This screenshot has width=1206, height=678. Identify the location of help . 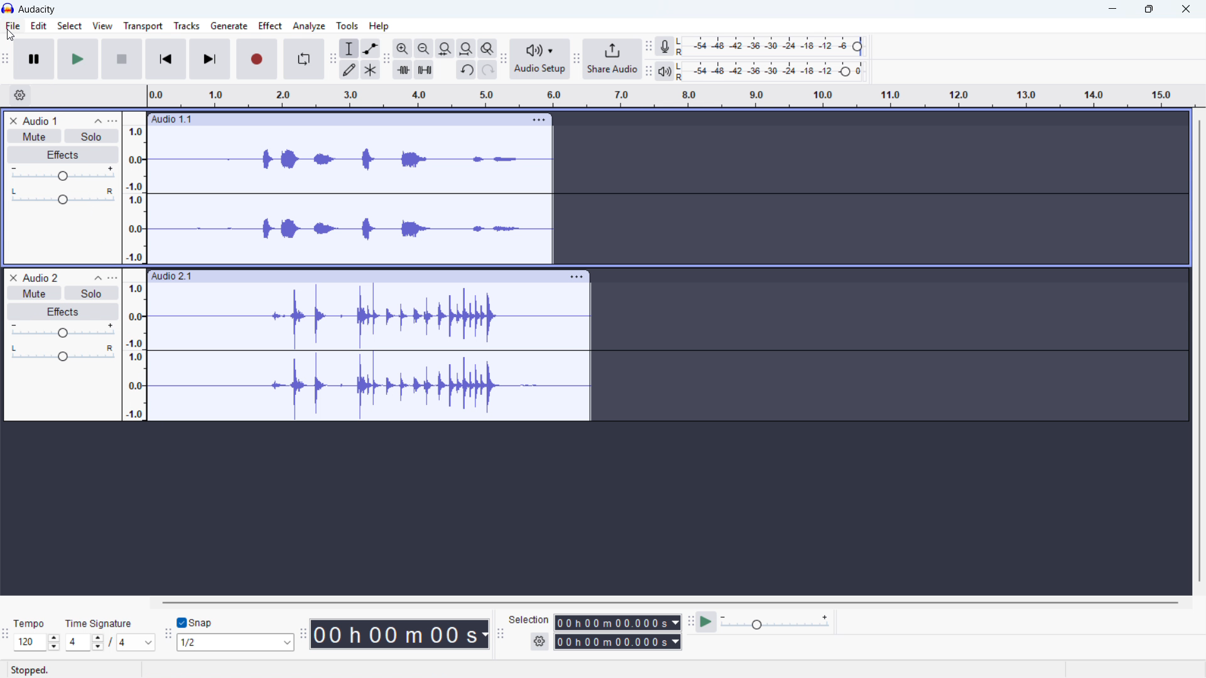
(379, 26).